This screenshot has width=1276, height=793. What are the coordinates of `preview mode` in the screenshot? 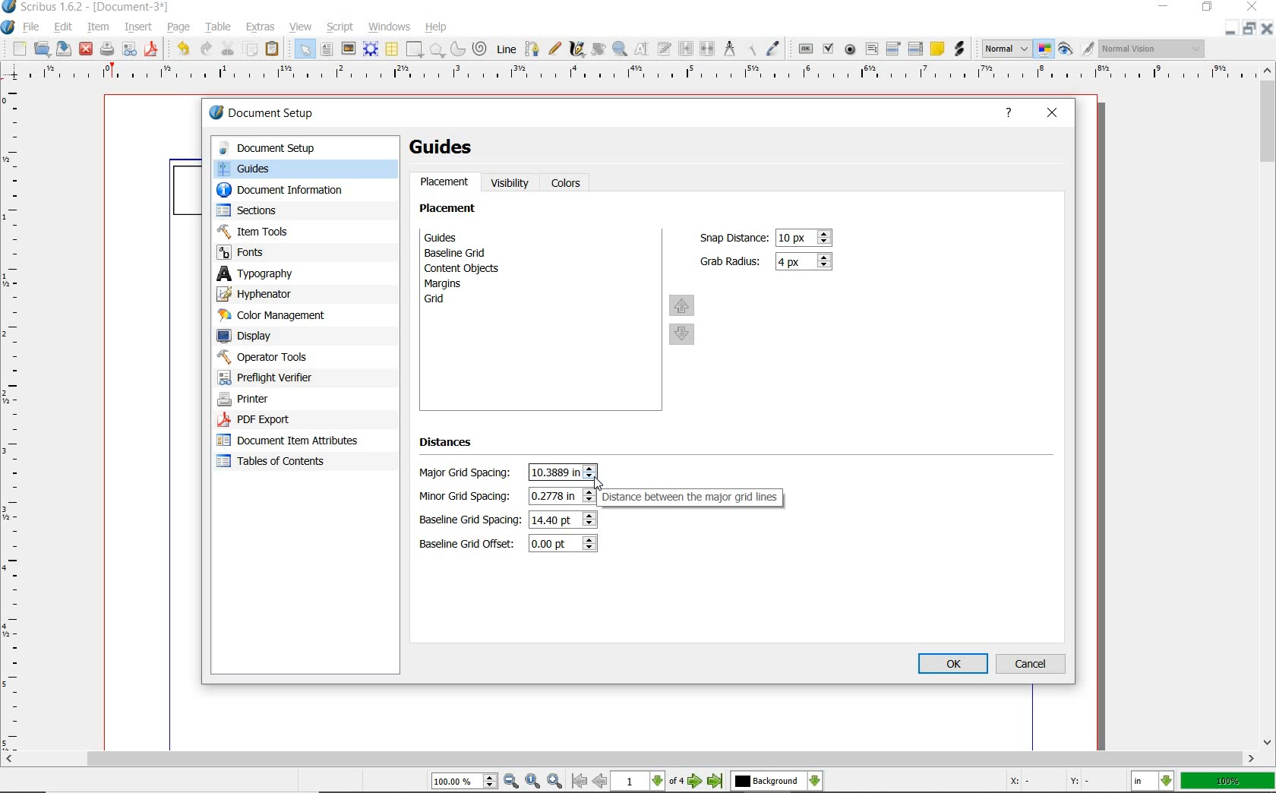 It's located at (1076, 48).